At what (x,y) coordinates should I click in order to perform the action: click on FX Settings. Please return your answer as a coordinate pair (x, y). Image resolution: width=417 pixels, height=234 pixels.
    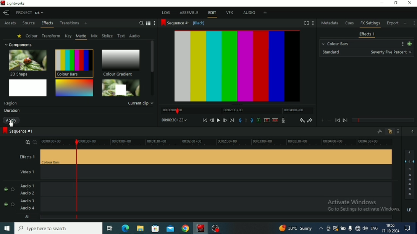
    Looking at the image, I should click on (370, 24).